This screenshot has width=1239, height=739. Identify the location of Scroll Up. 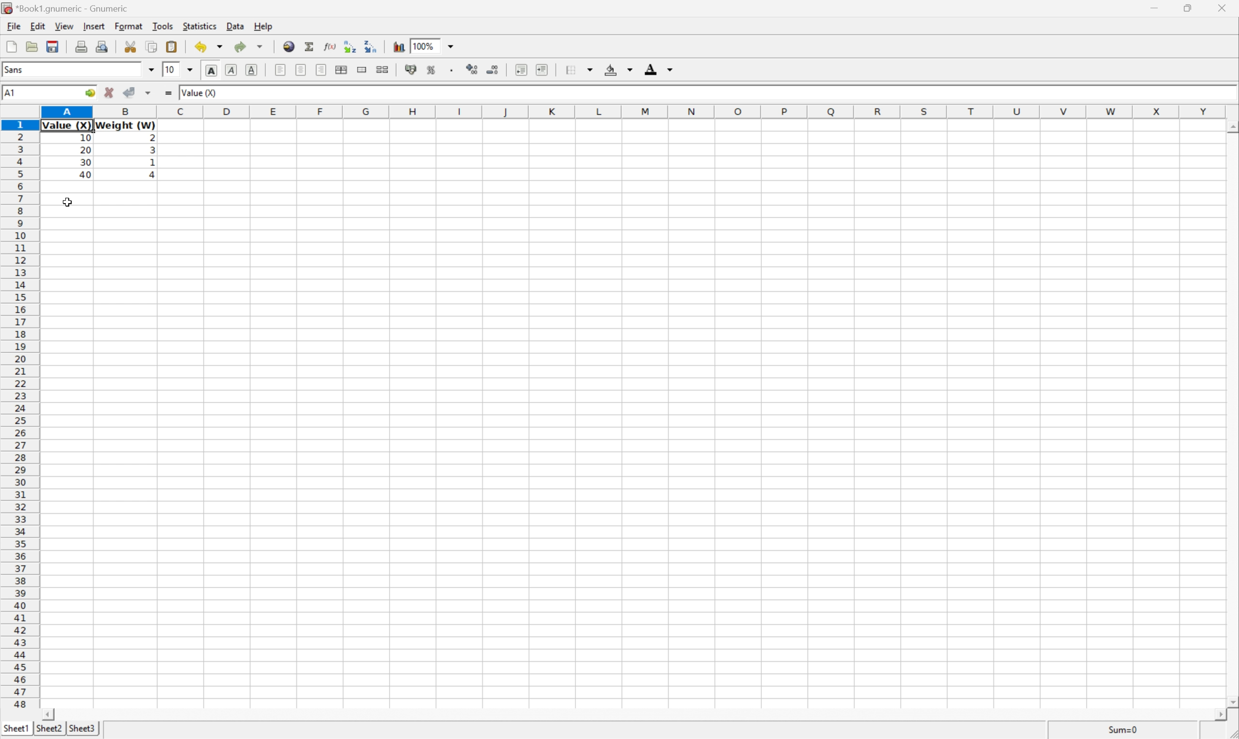
(1231, 126).